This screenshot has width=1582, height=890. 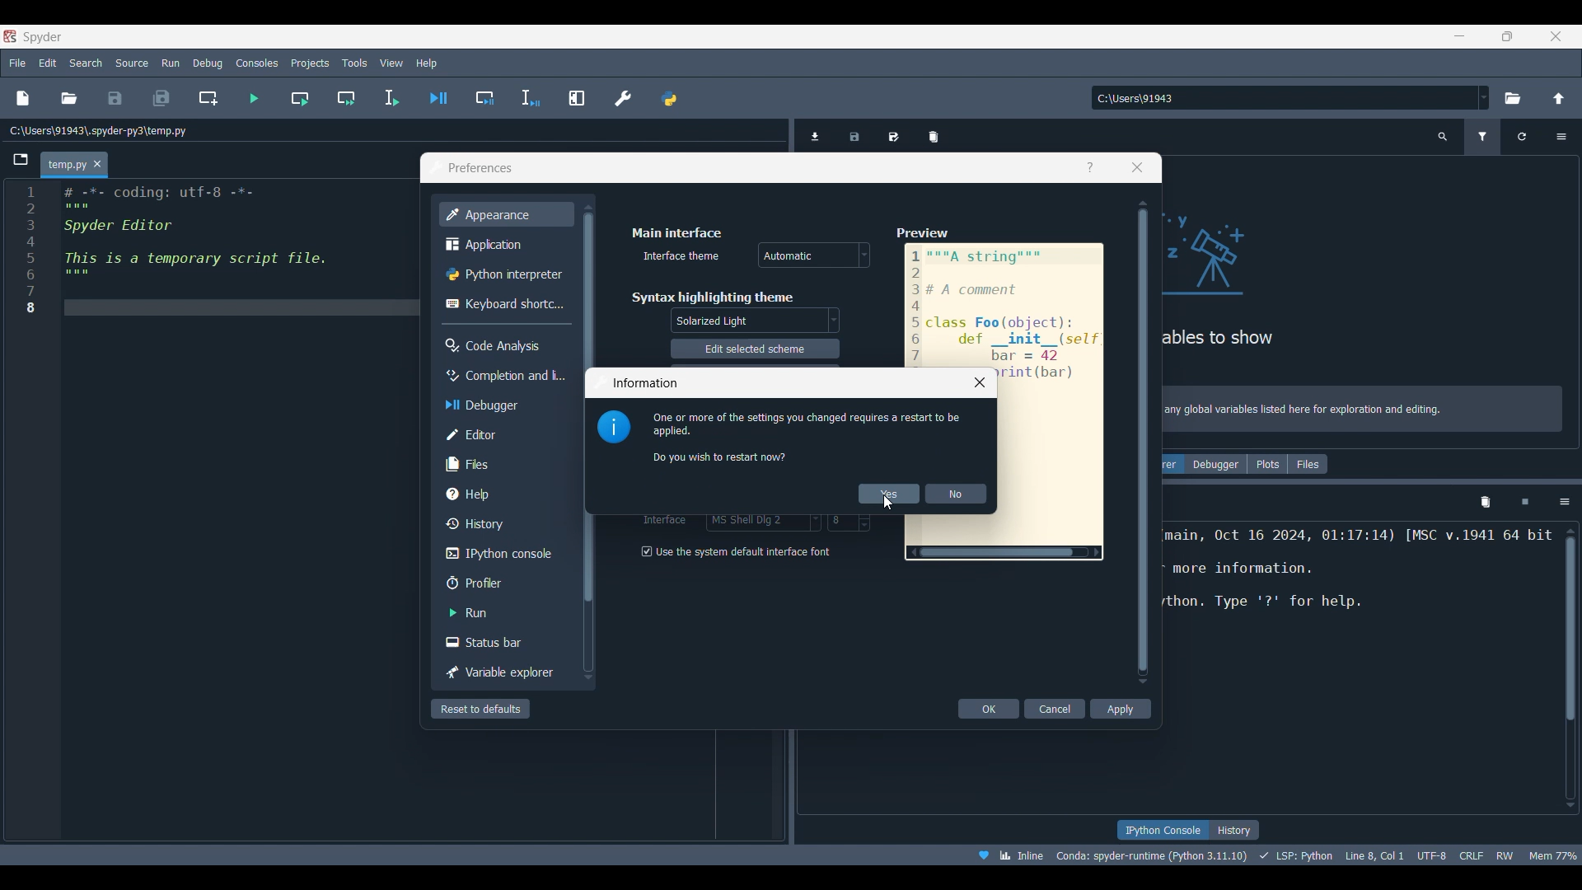 I want to click on Apply, so click(x=1121, y=709).